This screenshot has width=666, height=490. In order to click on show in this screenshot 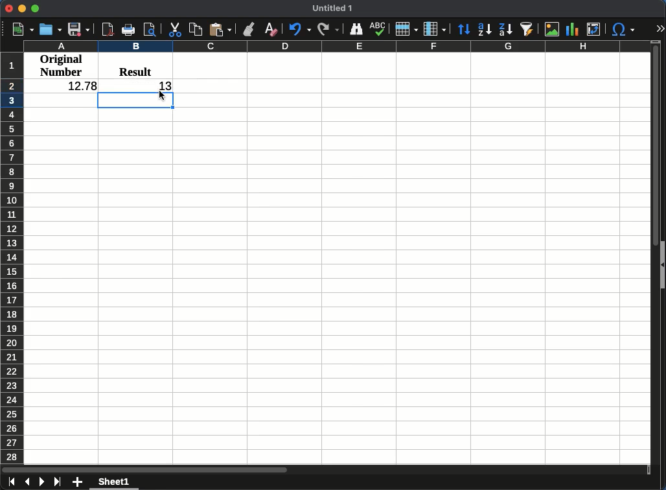, I will do `click(662, 268)`.